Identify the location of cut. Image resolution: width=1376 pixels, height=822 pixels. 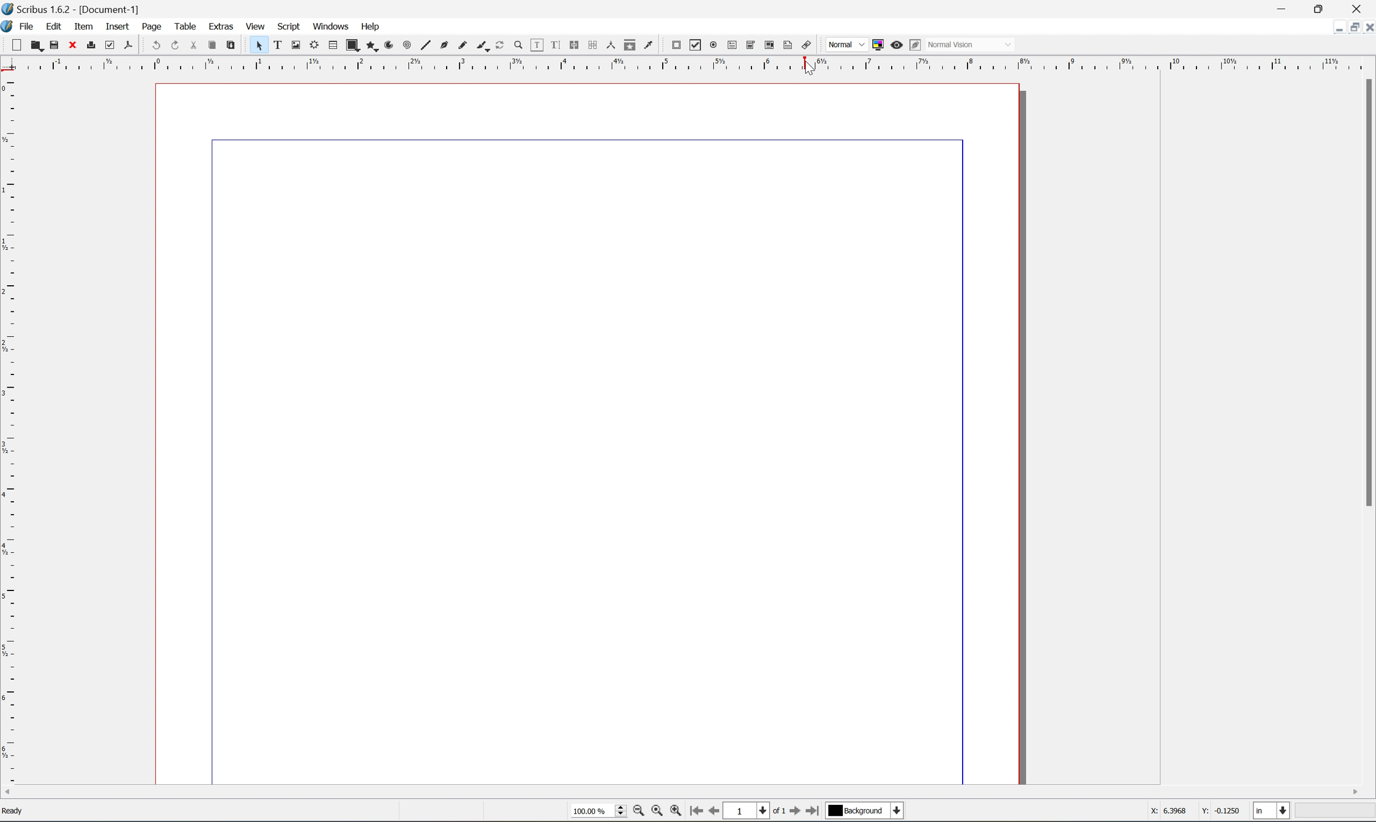
(198, 43).